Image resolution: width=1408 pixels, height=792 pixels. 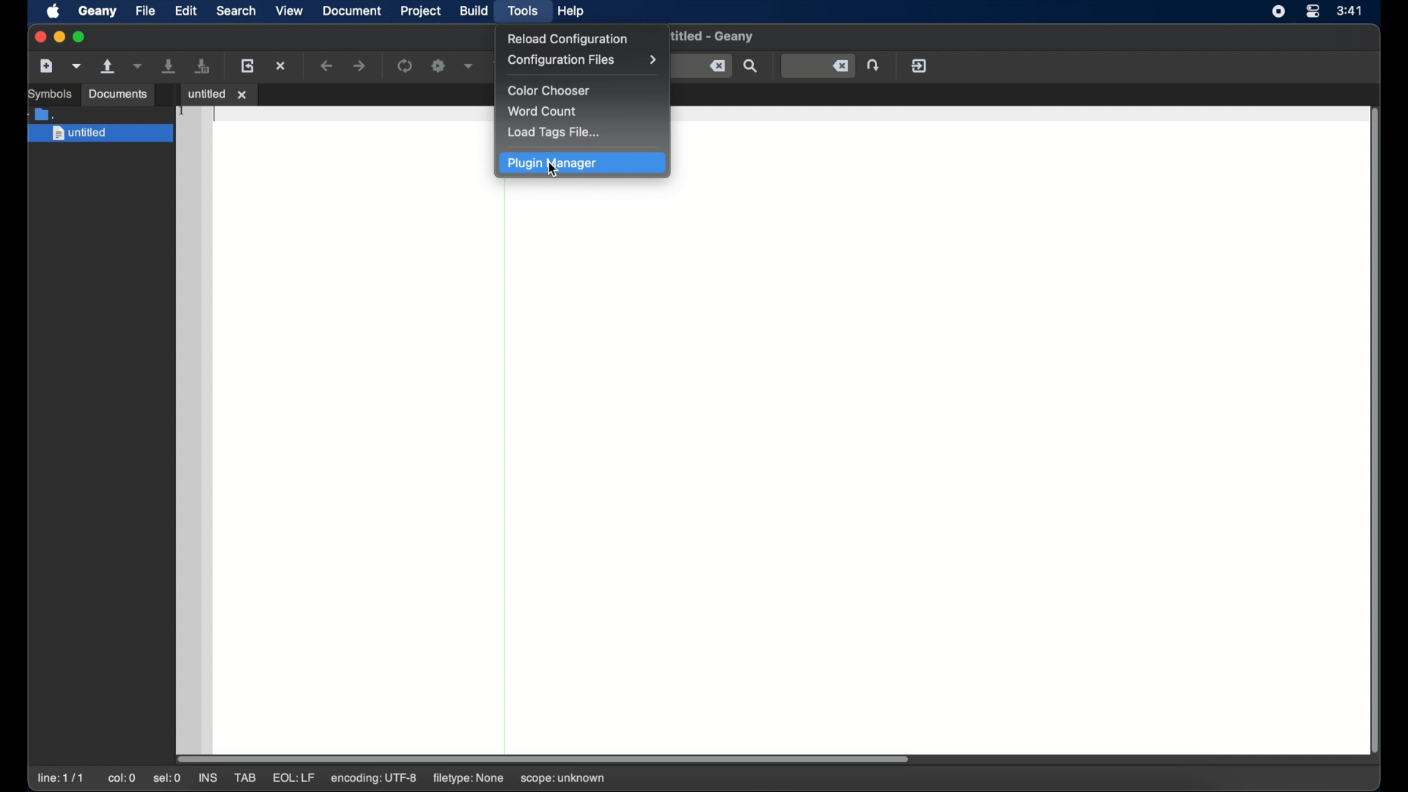 What do you see at coordinates (544, 111) in the screenshot?
I see `word count` at bounding box center [544, 111].